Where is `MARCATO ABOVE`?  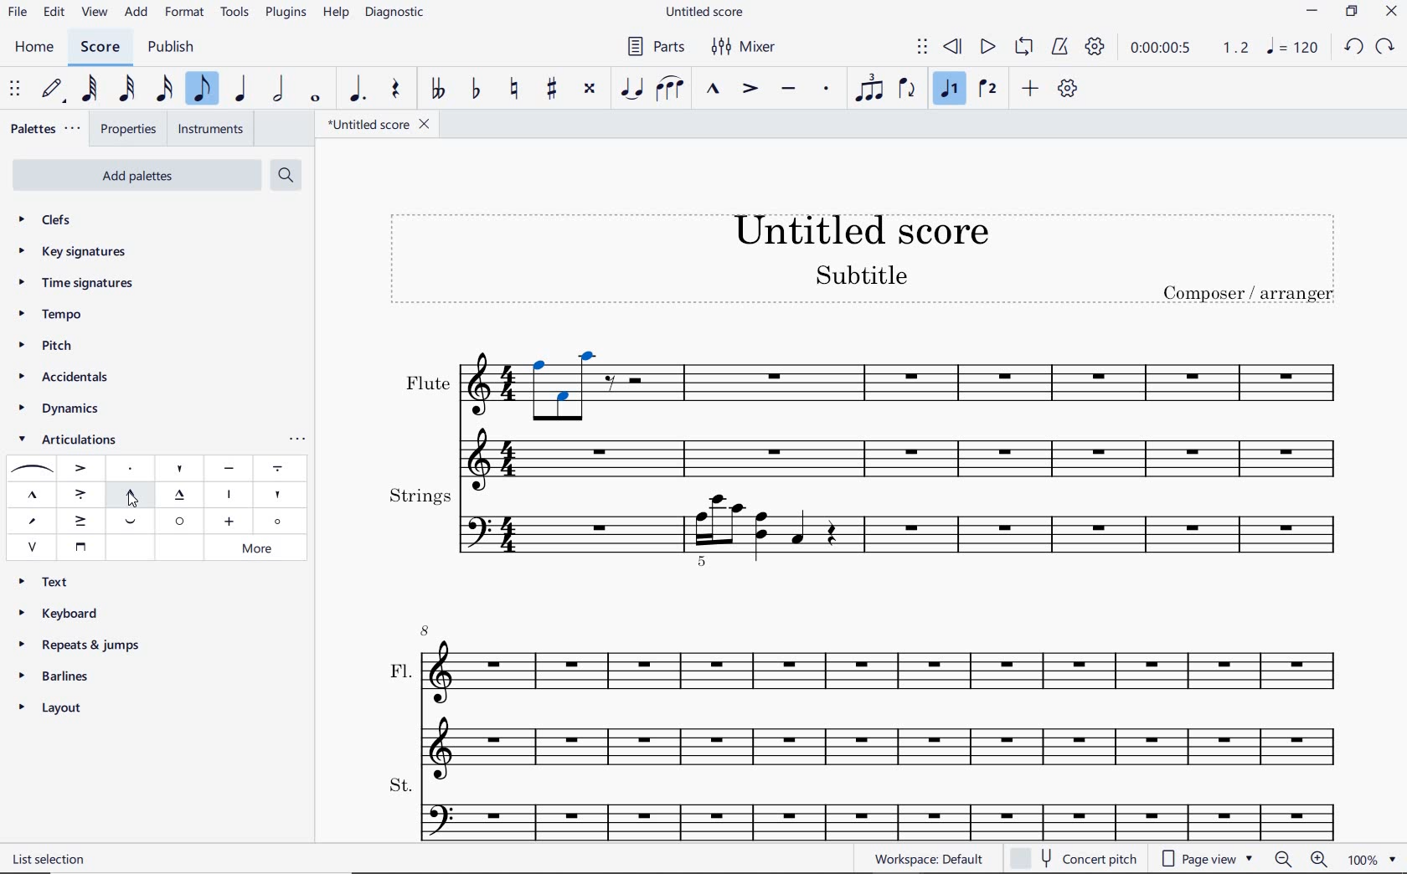 MARCATO ABOVE is located at coordinates (32, 496).